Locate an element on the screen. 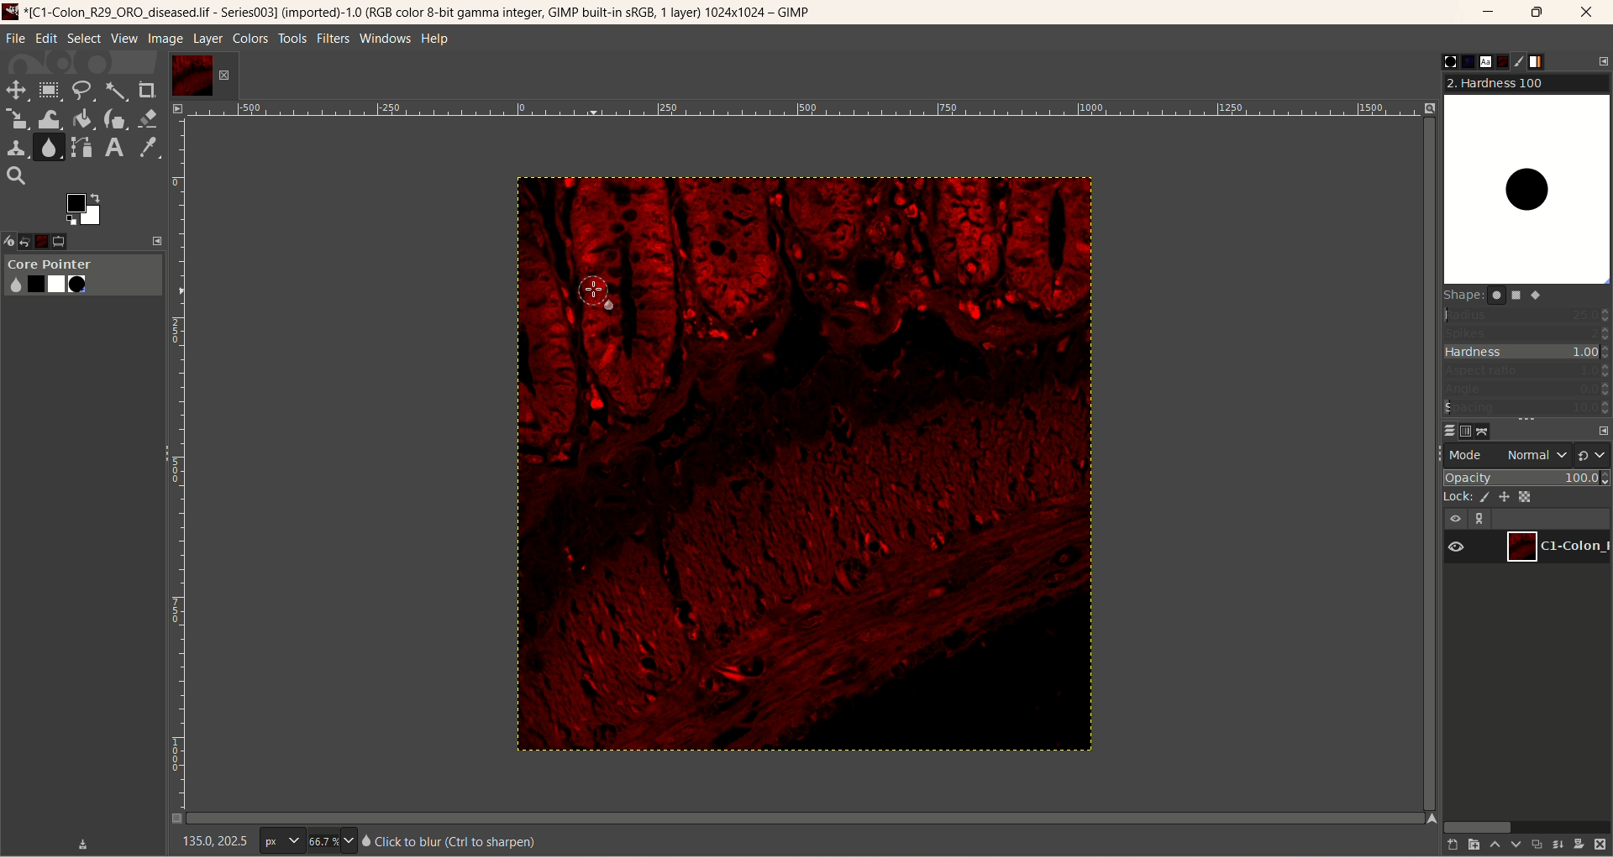 The width and height of the screenshot is (1613, 858). layer1 is located at coordinates (202, 76).